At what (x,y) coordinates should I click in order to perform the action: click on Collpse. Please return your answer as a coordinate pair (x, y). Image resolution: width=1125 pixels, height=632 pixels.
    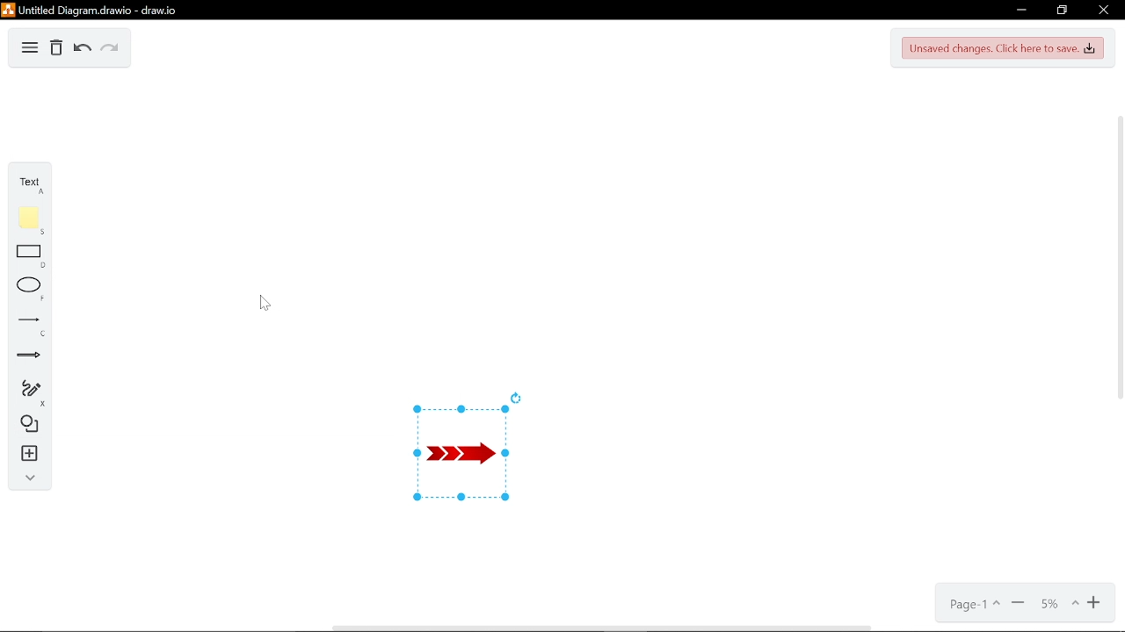
    Looking at the image, I should click on (26, 478).